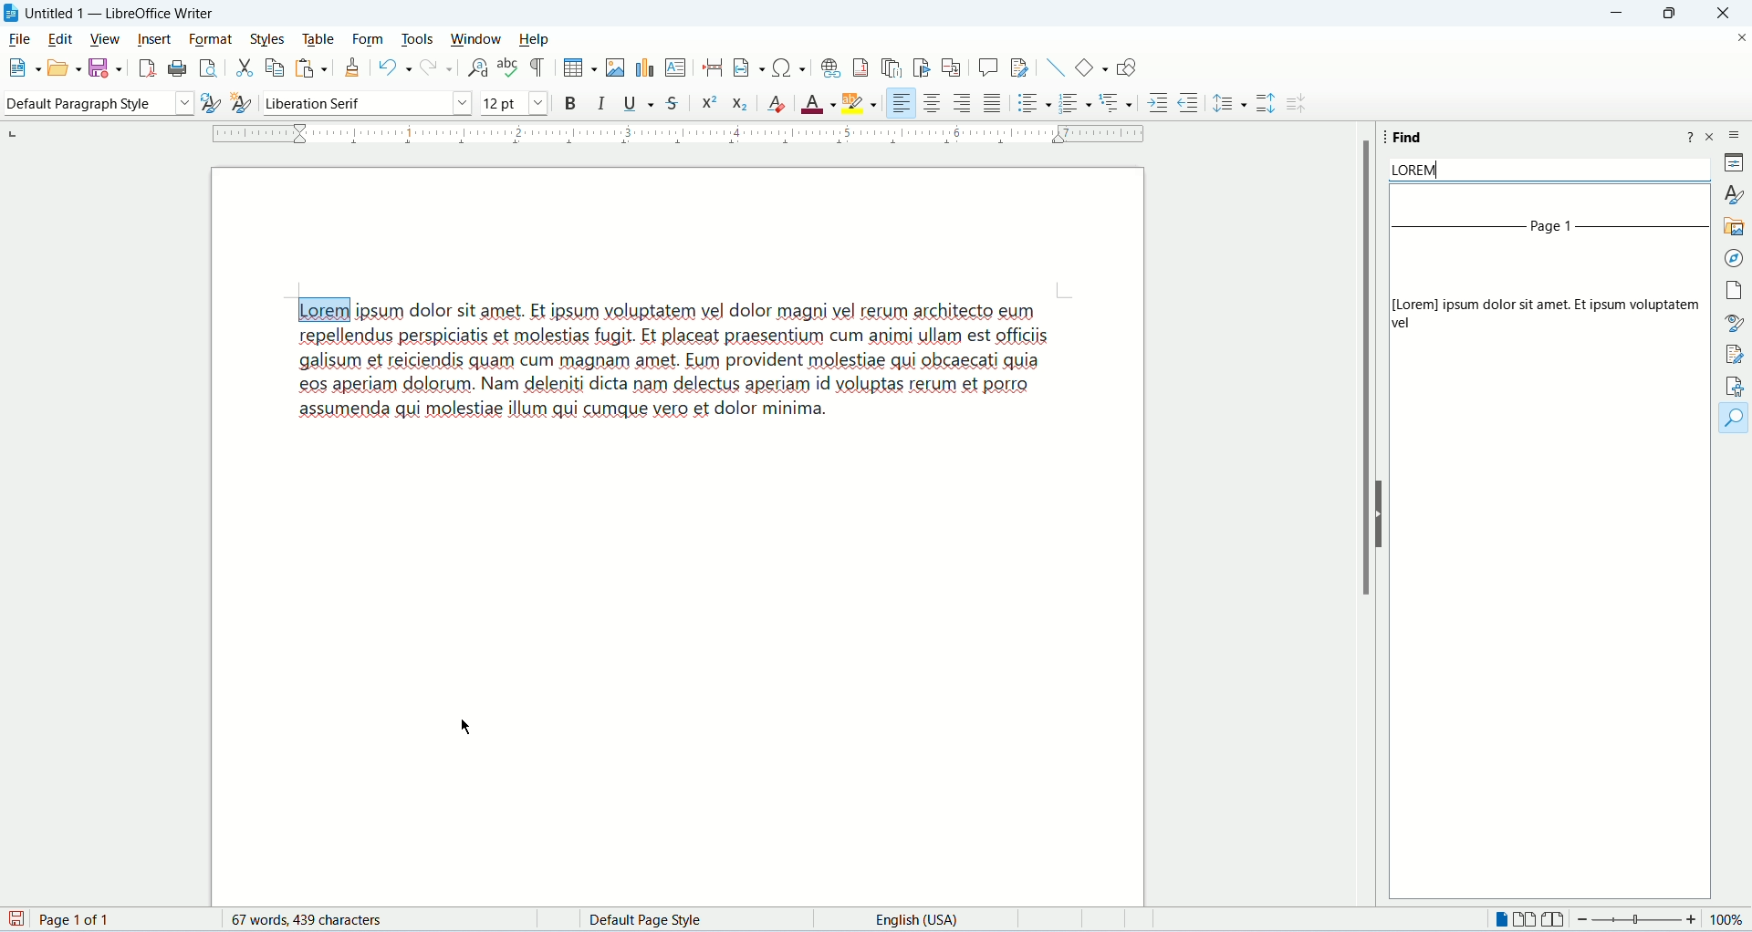 This screenshot has height=932, width=1752. What do you see at coordinates (1700, 548) in the screenshot?
I see `vertical scroll bar` at bounding box center [1700, 548].